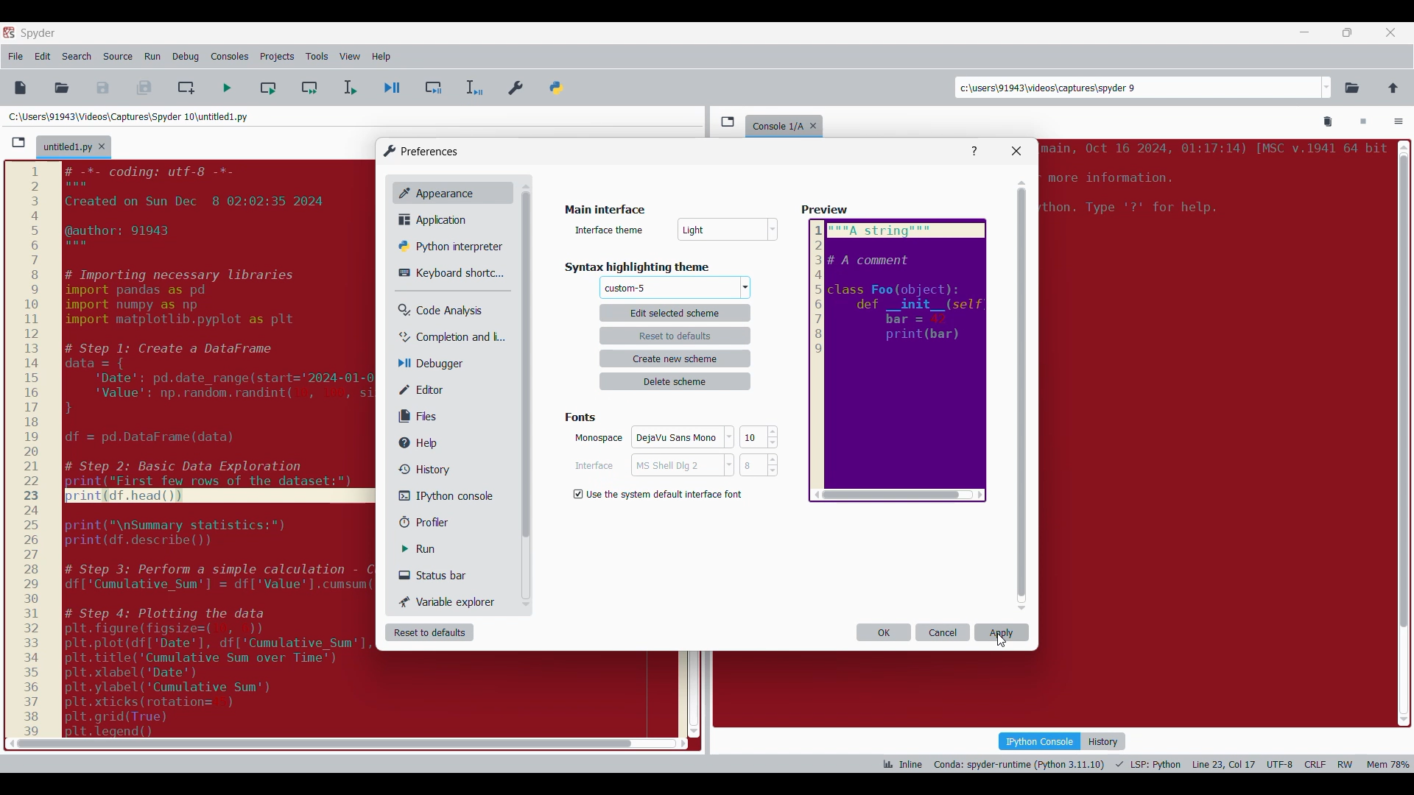 The height and width of the screenshot is (795, 1414). What do you see at coordinates (775, 124) in the screenshot?
I see `console` at bounding box center [775, 124].